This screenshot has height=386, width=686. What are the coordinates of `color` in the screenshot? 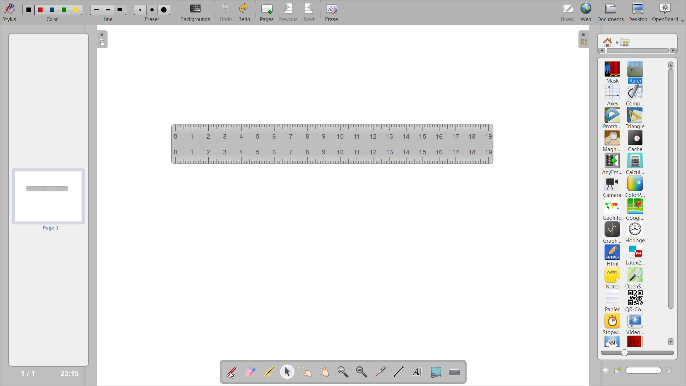 It's located at (52, 19).